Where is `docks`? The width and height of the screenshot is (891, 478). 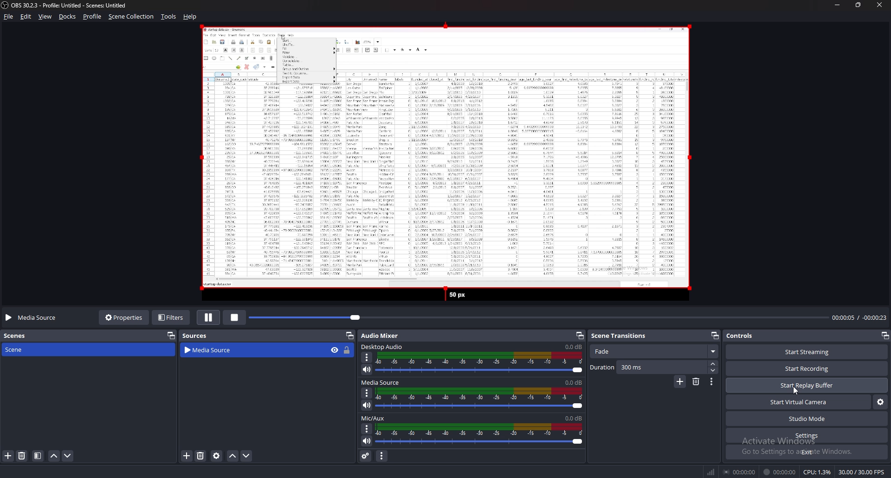 docks is located at coordinates (68, 16).